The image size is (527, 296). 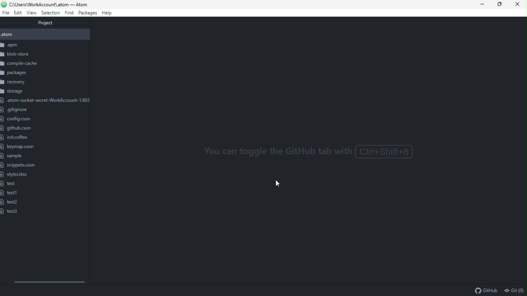 I want to click on file, so click(x=6, y=13).